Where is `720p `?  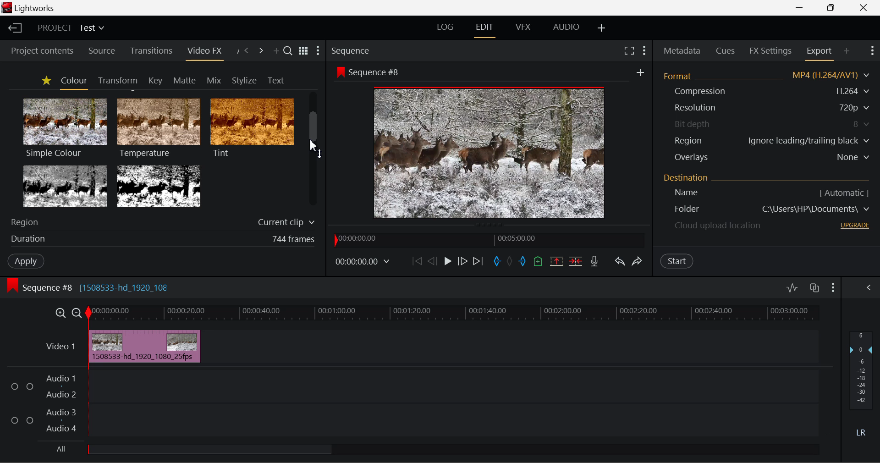 720p  is located at coordinates (855, 107).